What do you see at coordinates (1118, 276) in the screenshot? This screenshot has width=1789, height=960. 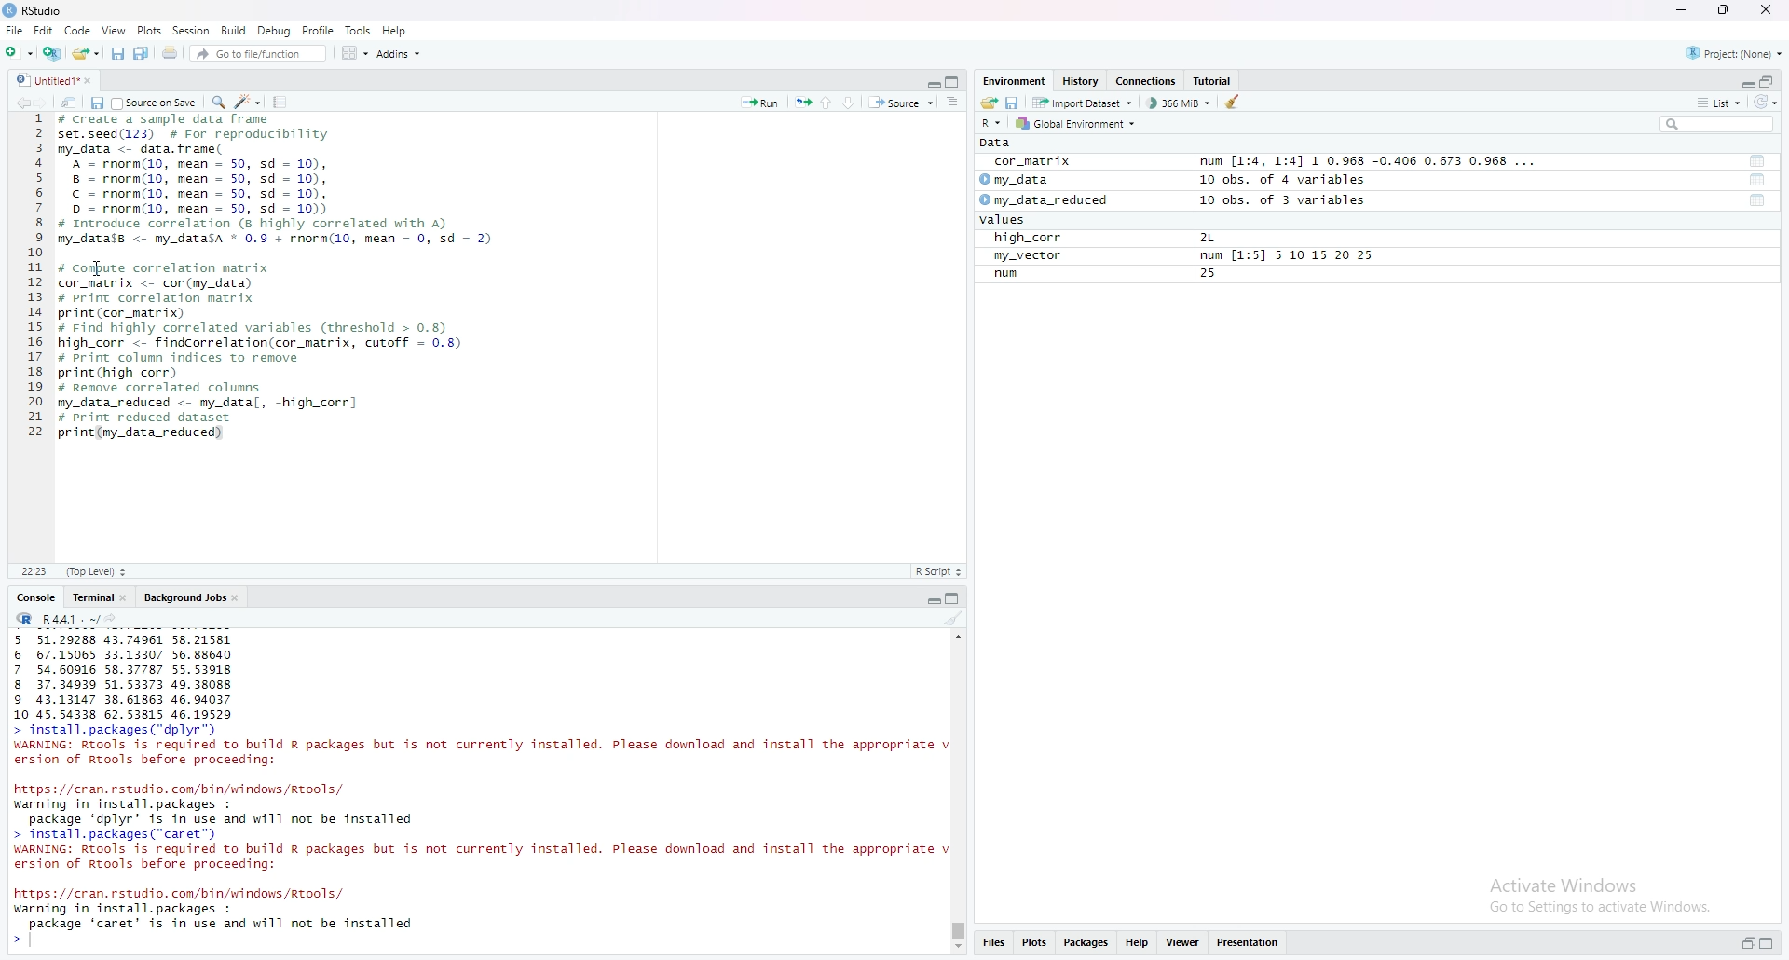 I see `num 25` at bounding box center [1118, 276].